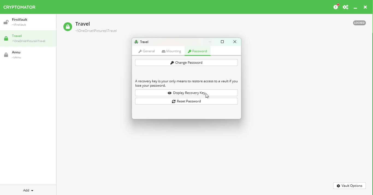  What do you see at coordinates (199, 52) in the screenshot?
I see `mouse on Password` at bounding box center [199, 52].